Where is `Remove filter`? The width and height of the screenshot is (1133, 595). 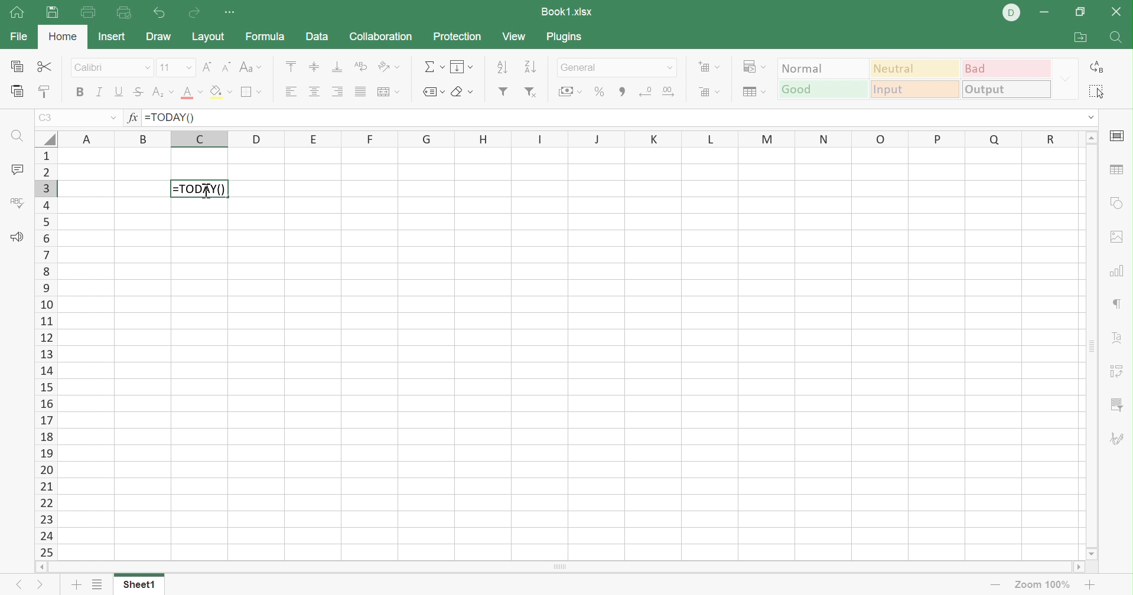 Remove filter is located at coordinates (532, 91).